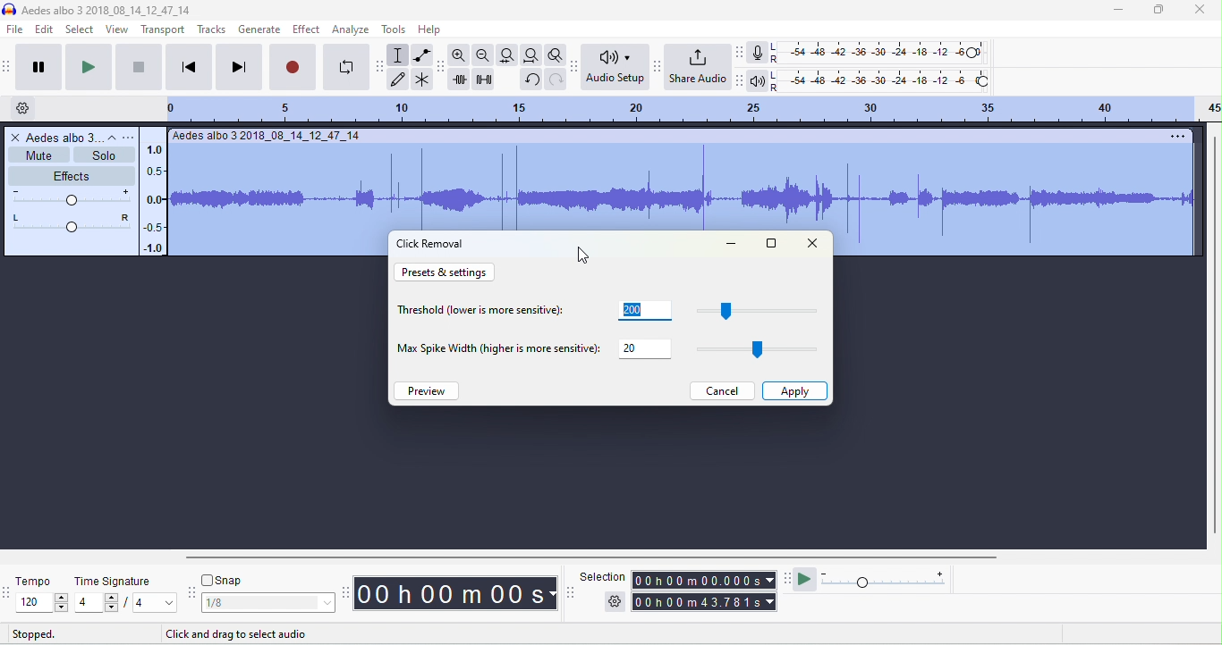 The image size is (1222, 645). I want to click on cancel, so click(721, 390).